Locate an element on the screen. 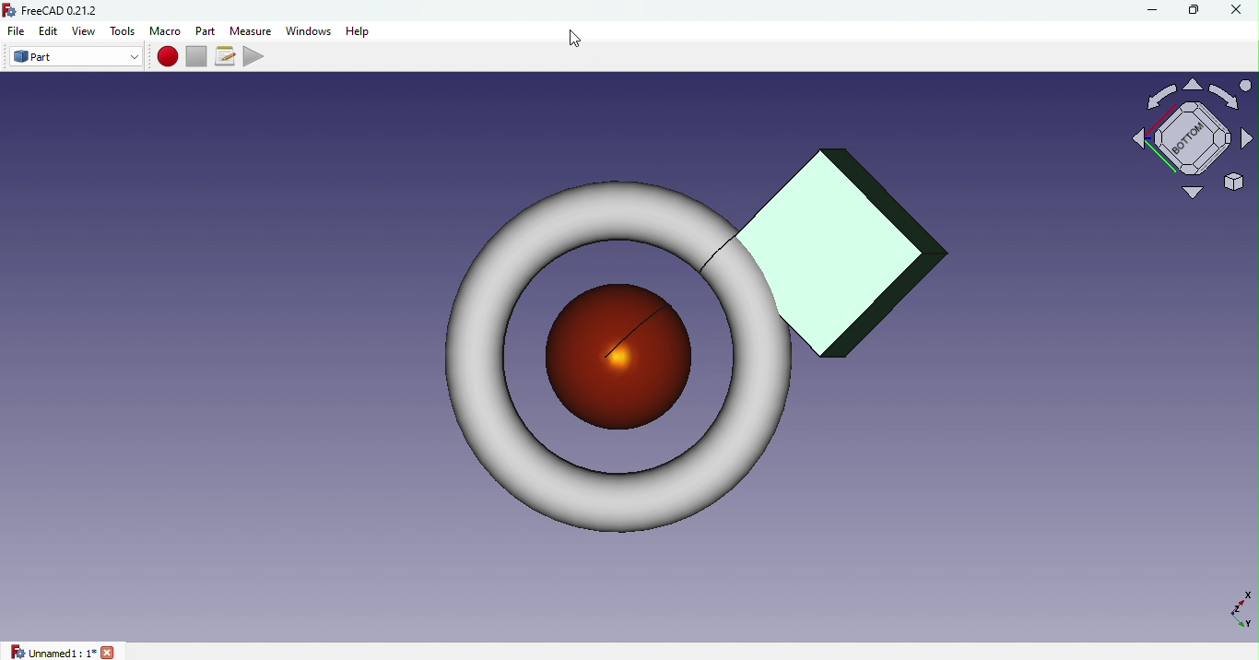 Image resolution: width=1259 pixels, height=660 pixels. Macro recording is located at coordinates (166, 57).